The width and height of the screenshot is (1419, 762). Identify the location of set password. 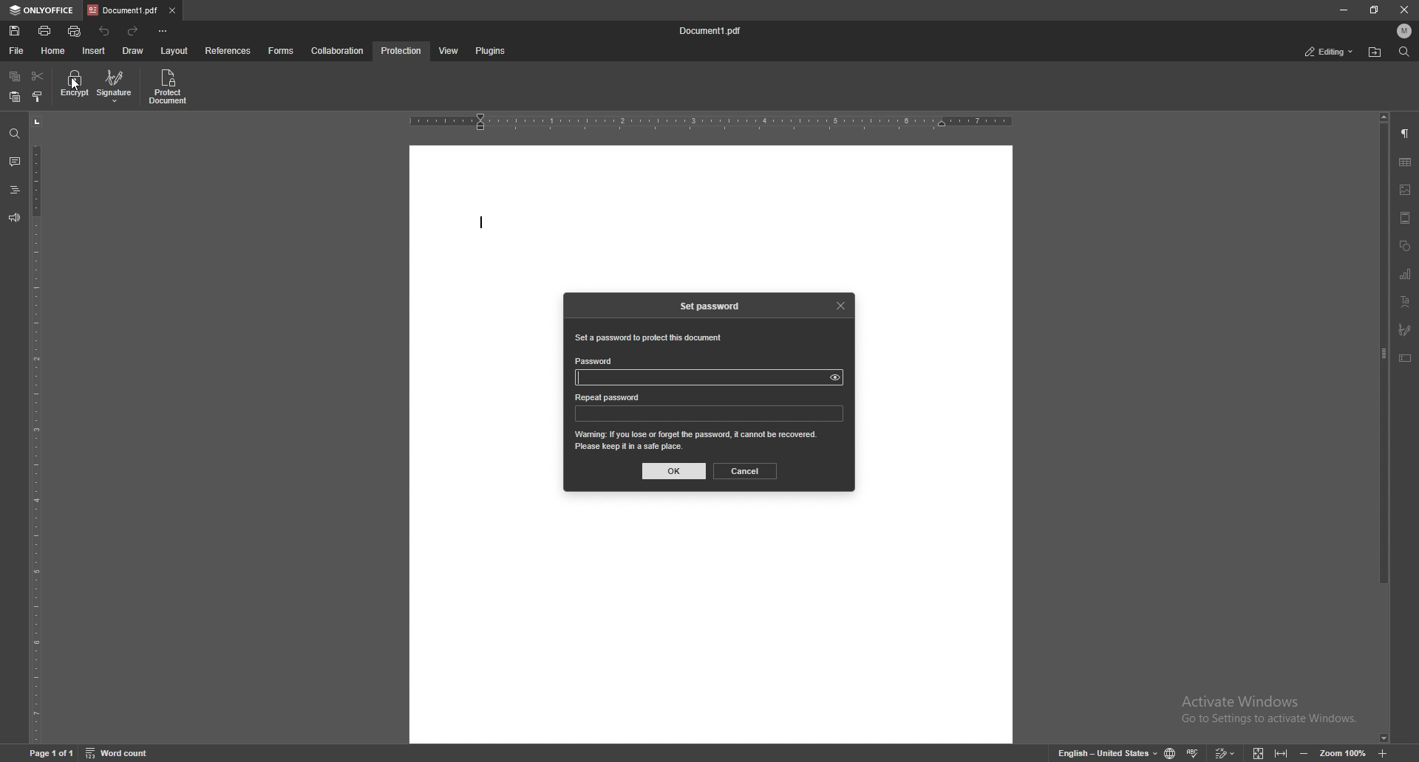
(710, 305).